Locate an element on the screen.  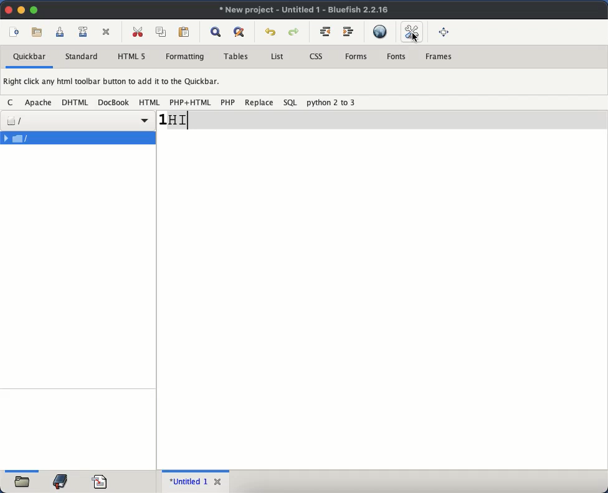
save file as is located at coordinates (84, 31).